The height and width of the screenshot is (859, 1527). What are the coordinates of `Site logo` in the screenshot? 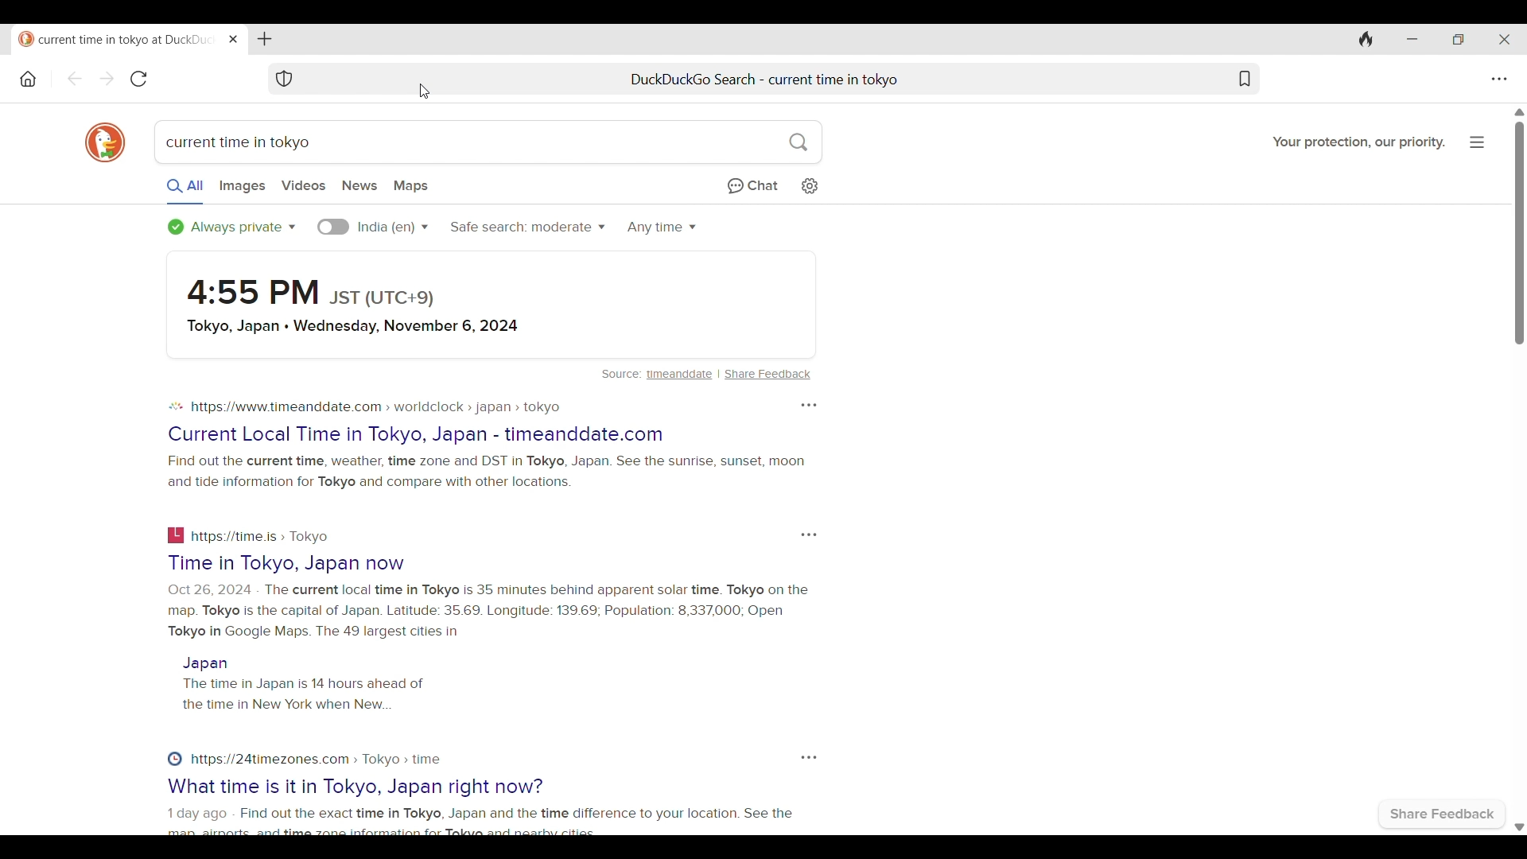 It's located at (176, 406).